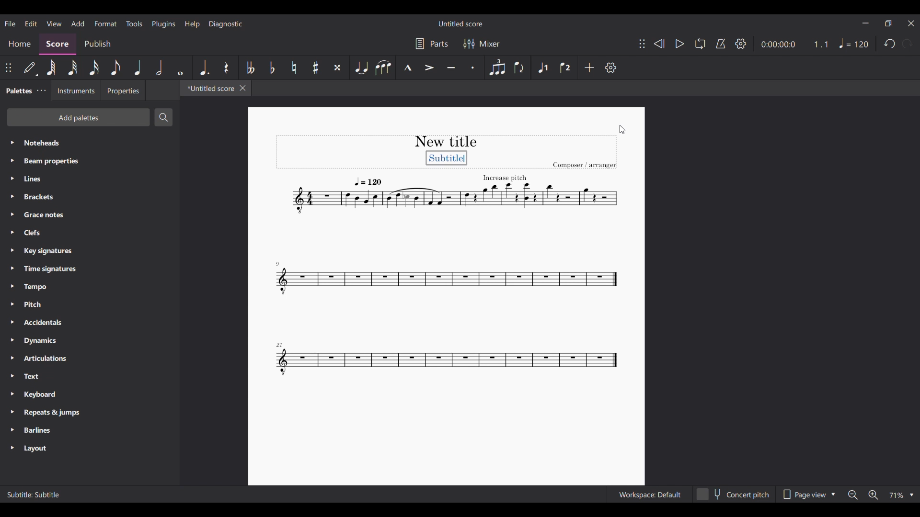  I want to click on Key signatures, so click(90, 251).